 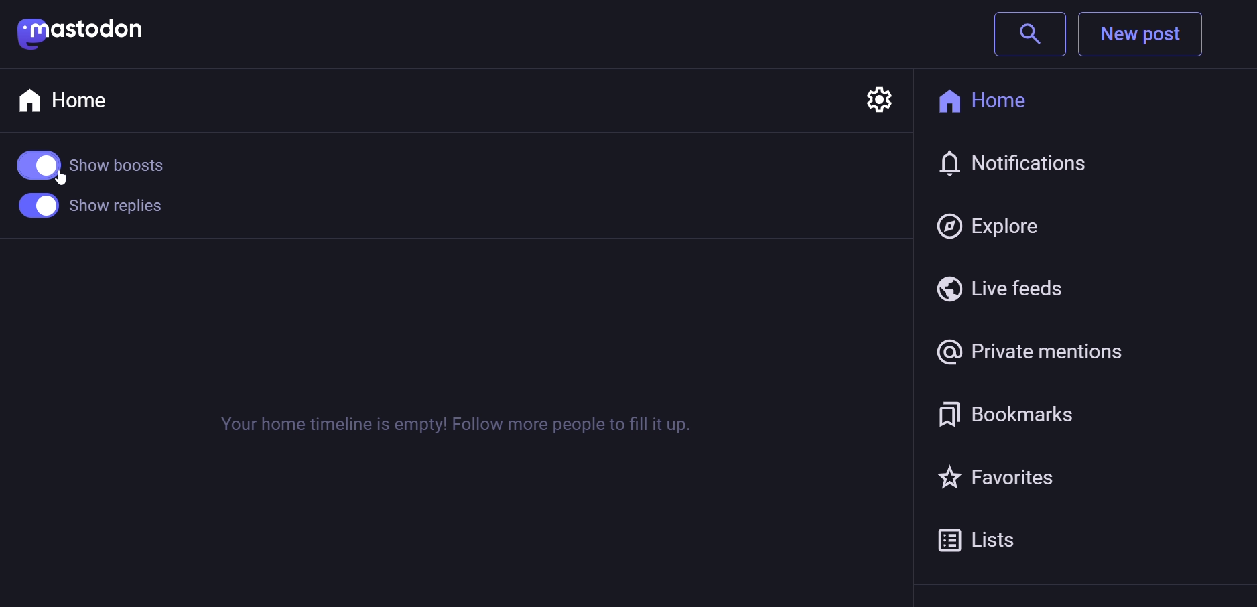 I want to click on Cursor, so click(x=60, y=184).